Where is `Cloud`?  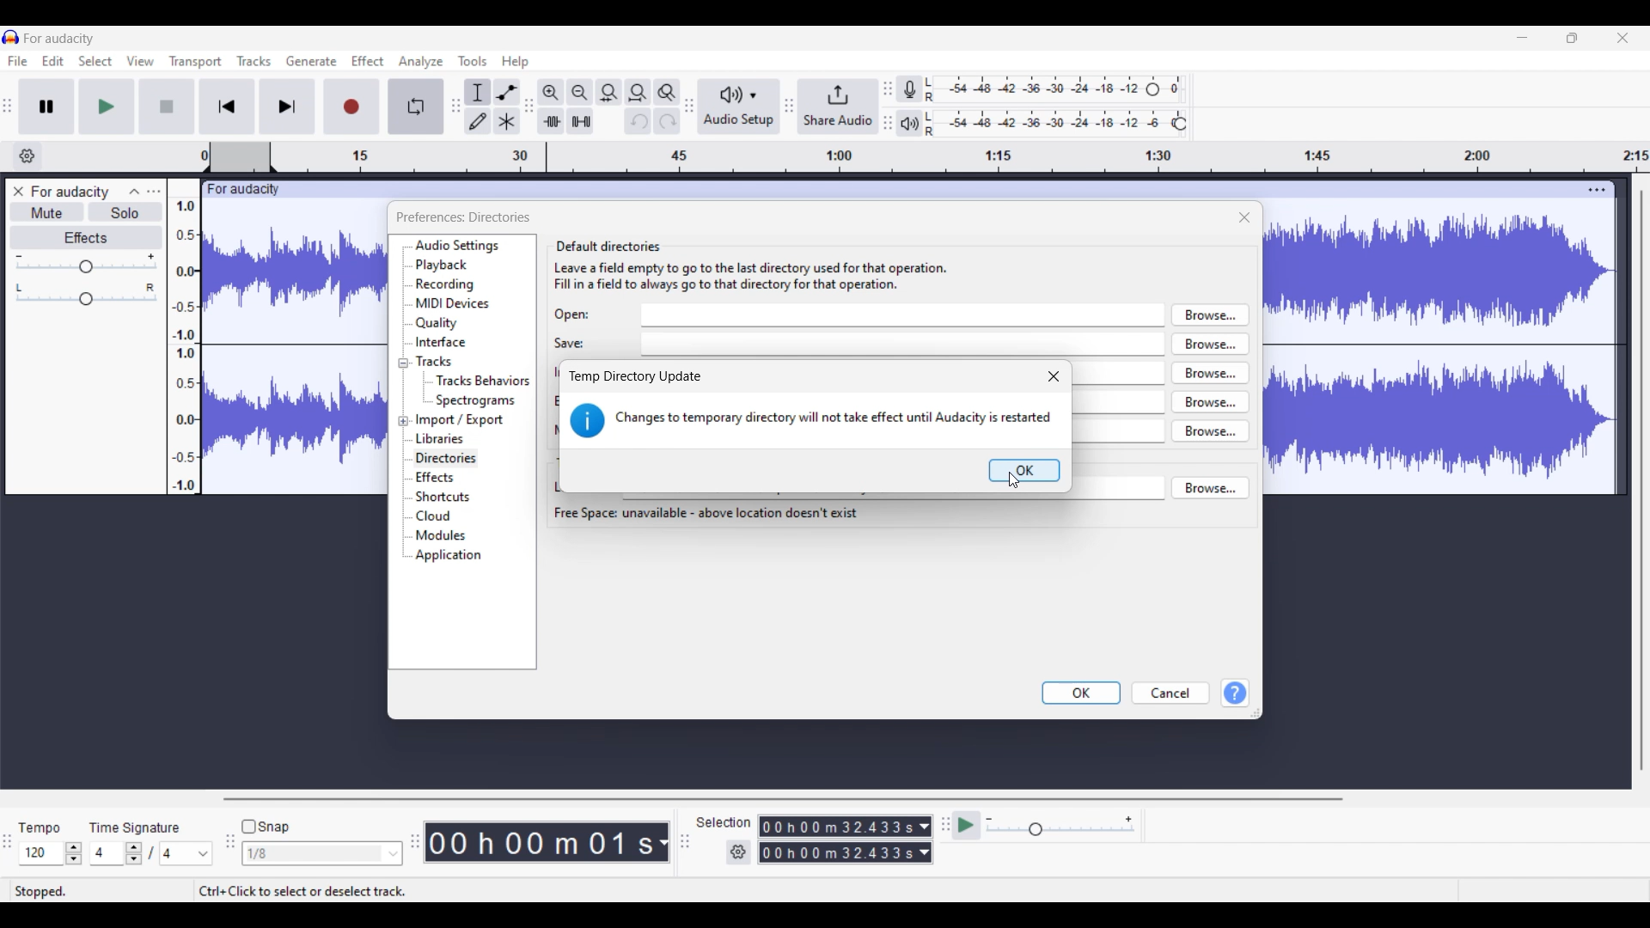
Cloud is located at coordinates (434, 516).